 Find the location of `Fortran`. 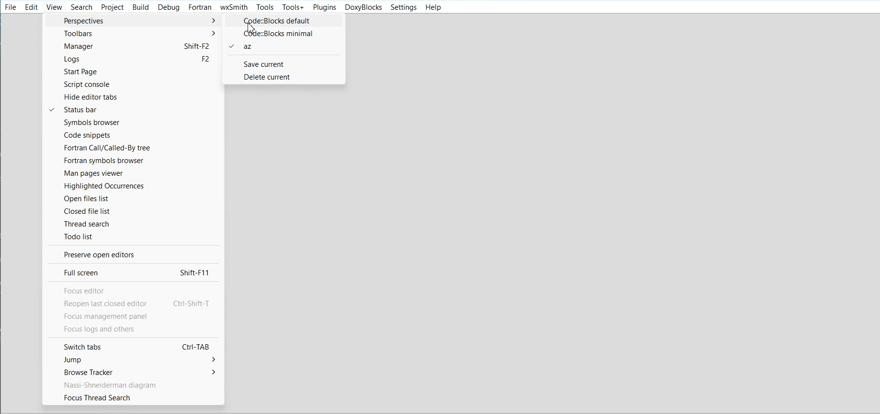

Fortran is located at coordinates (200, 7).